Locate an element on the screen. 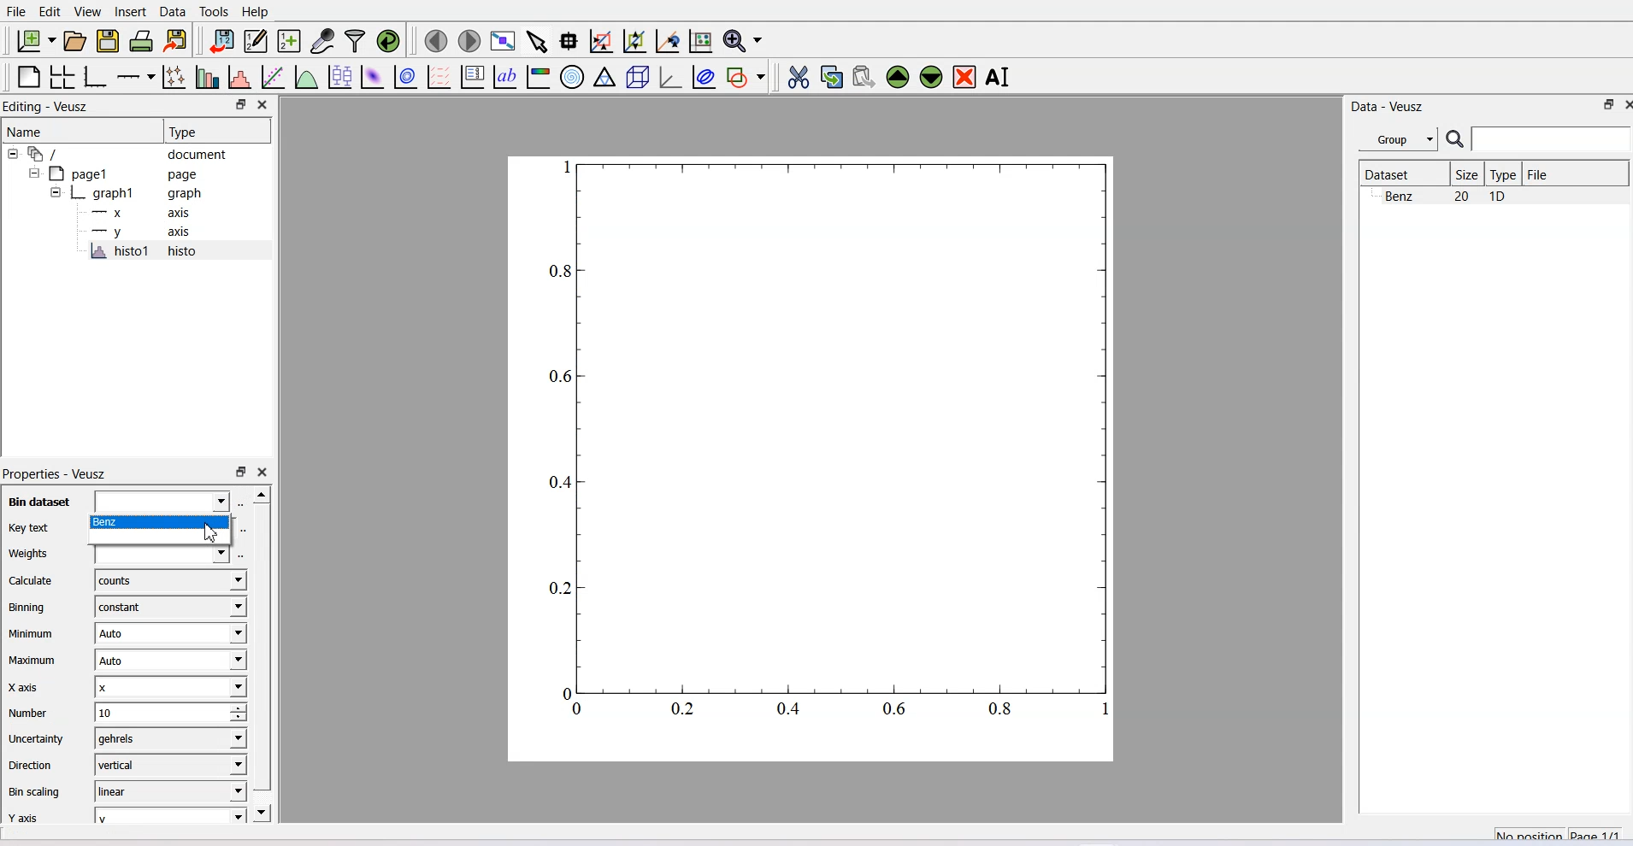 This screenshot has height=846, width=1633. Maximize is located at coordinates (240, 473).